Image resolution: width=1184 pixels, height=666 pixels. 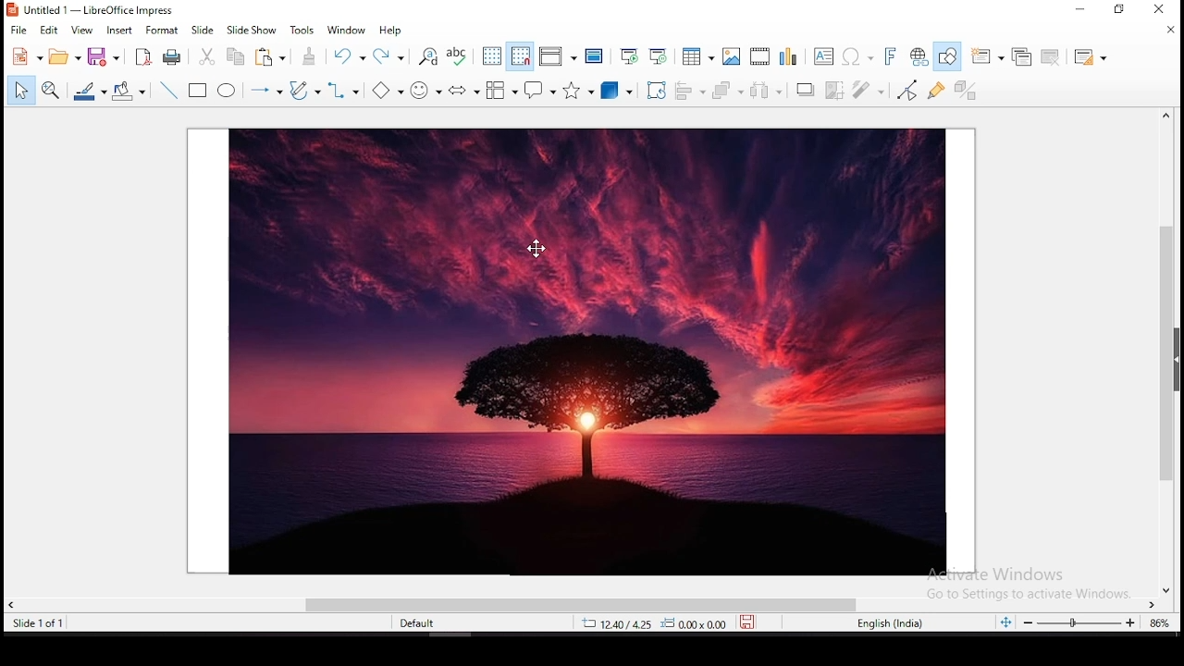 What do you see at coordinates (302, 30) in the screenshot?
I see `tools` at bounding box center [302, 30].